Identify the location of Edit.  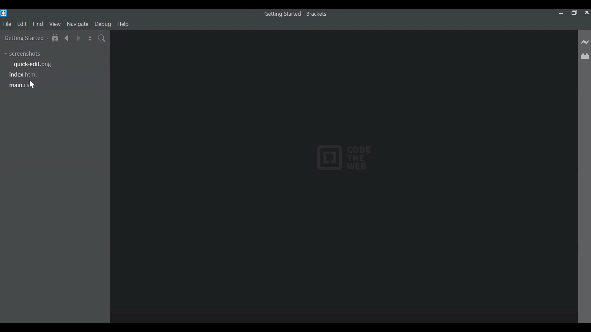
(23, 24).